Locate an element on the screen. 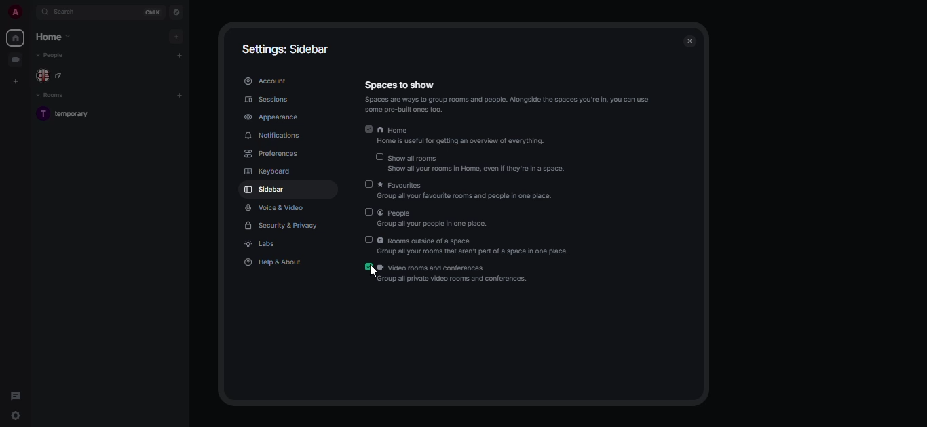  favorites is located at coordinates (470, 191).